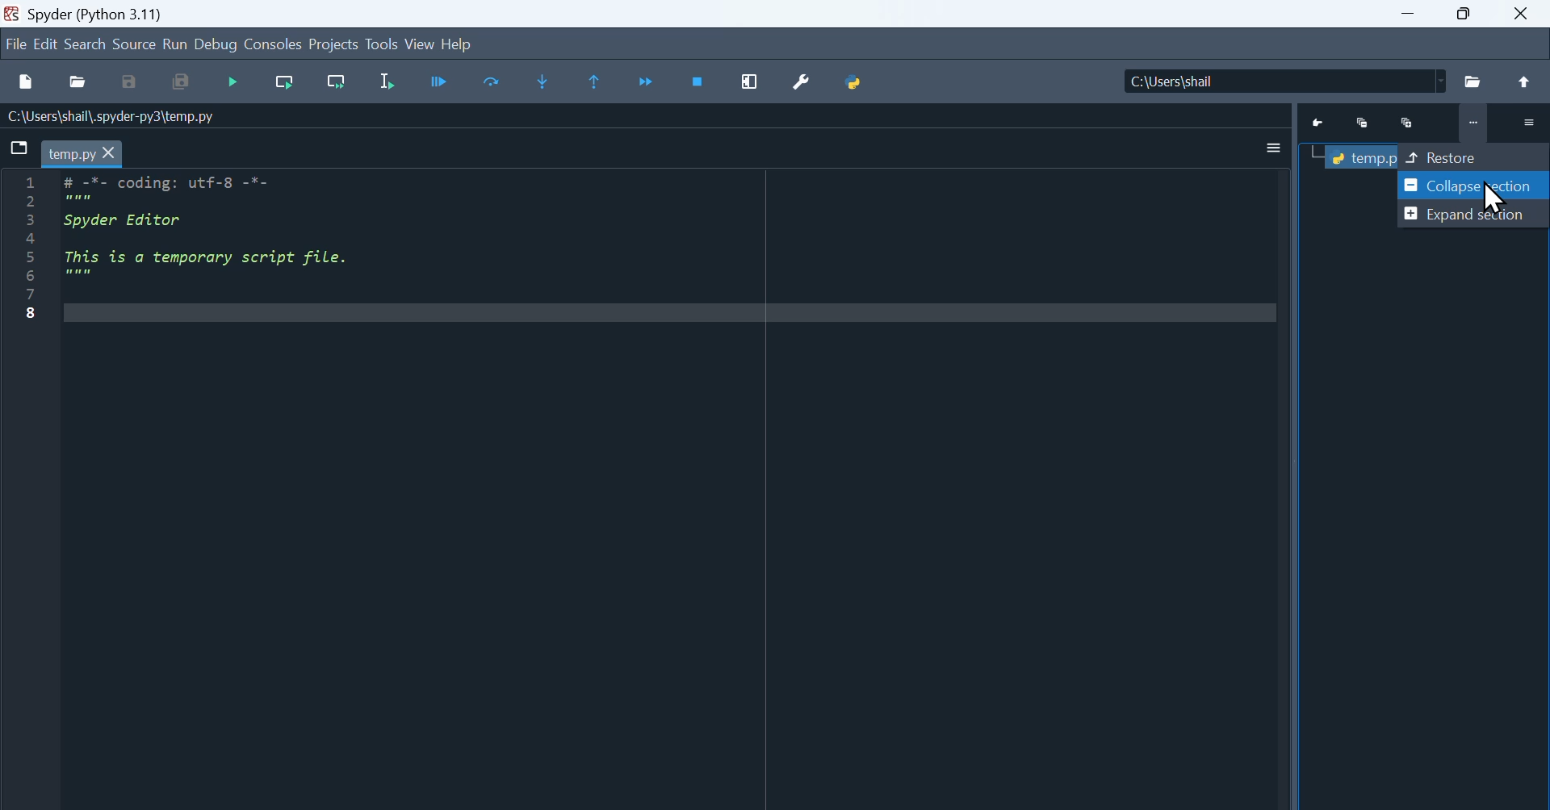 This screenshot has width=1550, height=810. Describe the element at coordinates (1524, 14) in the screenshot. I see `close` at that location.